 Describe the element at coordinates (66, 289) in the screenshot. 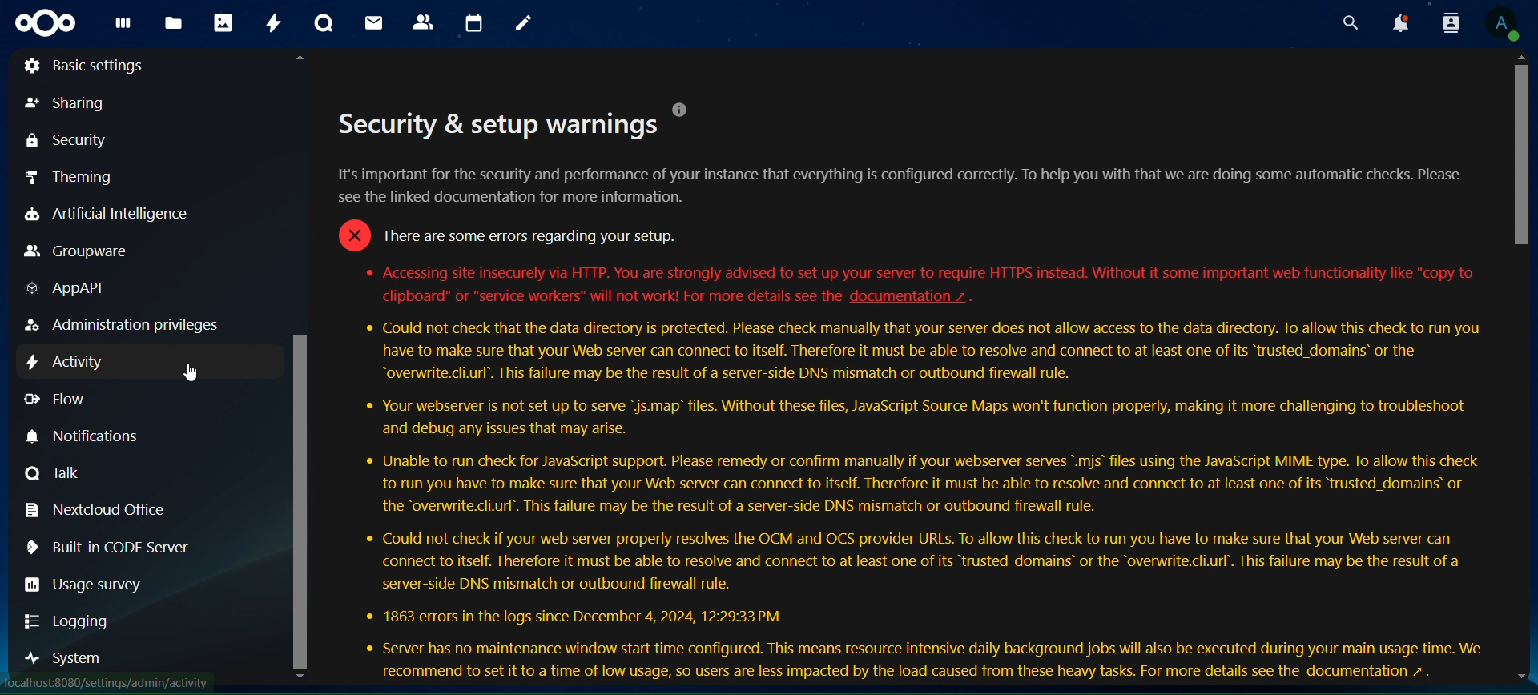

I see `AppAPI` at that location.